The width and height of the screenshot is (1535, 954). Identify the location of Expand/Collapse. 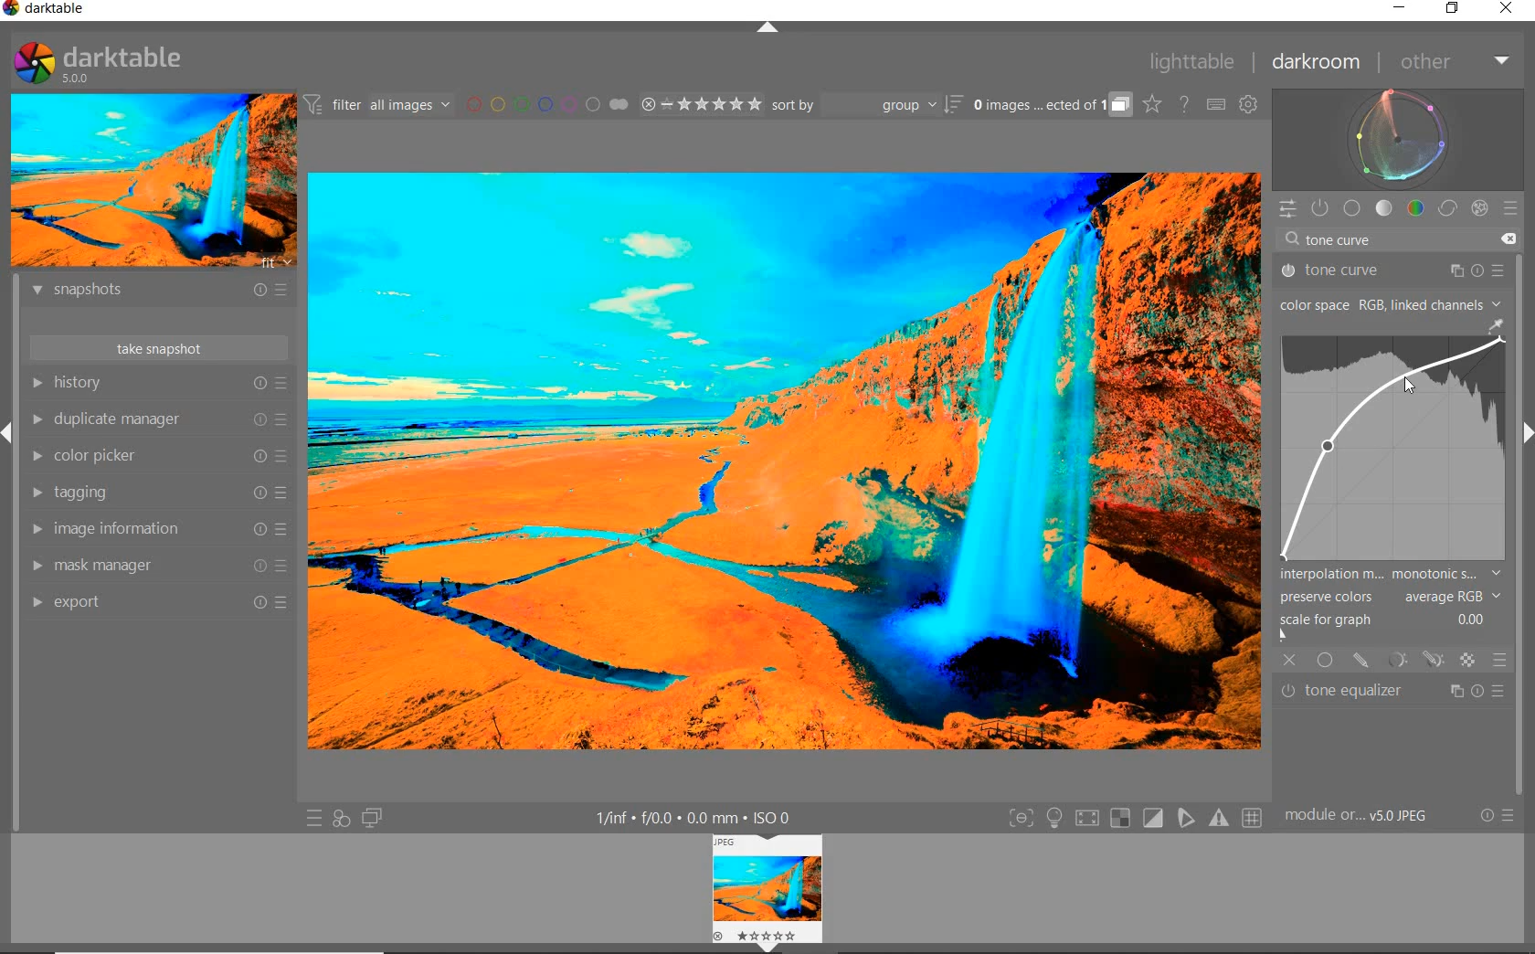
(9, 434).